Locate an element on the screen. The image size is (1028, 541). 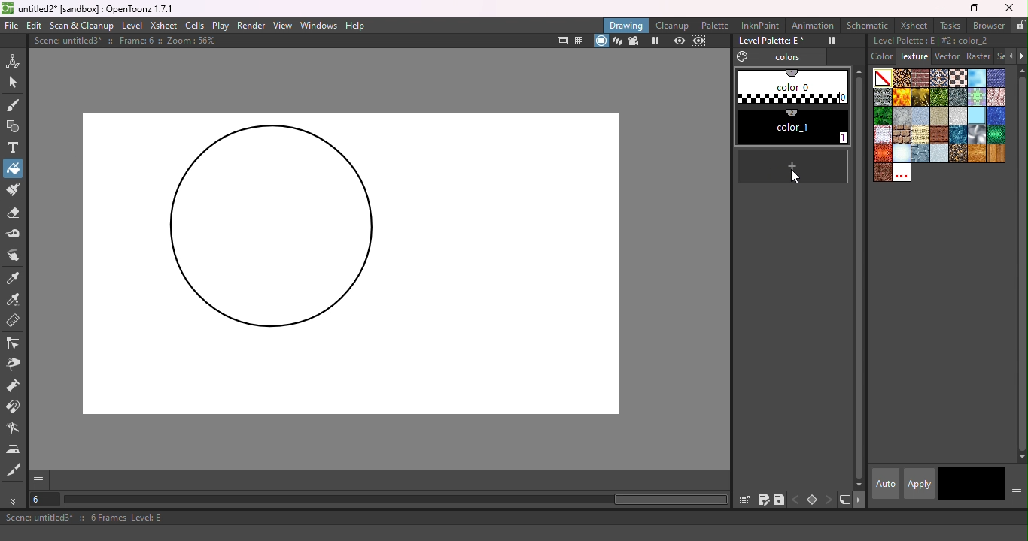
Current style is located at coordinates (952, 484).